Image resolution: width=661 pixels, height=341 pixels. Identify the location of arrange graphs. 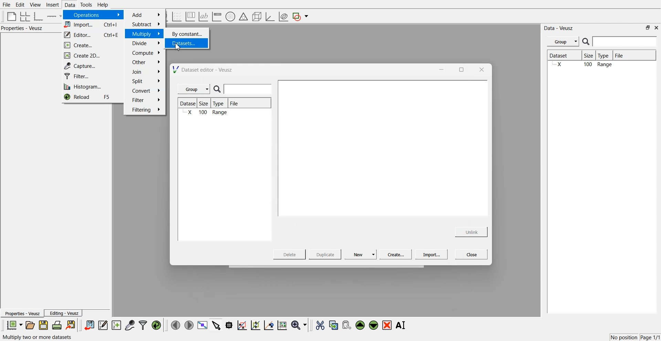
(24, 16).